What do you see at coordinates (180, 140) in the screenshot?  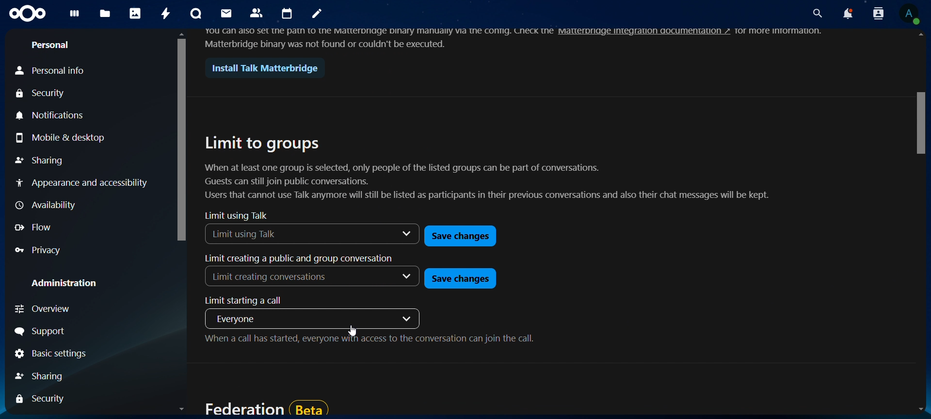 I see `vertical scroll bar` at bounding box center [180, 140].